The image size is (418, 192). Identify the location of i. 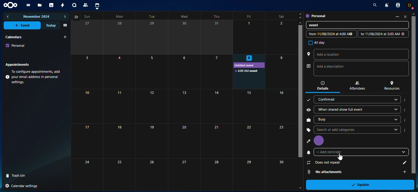
(405, 110).